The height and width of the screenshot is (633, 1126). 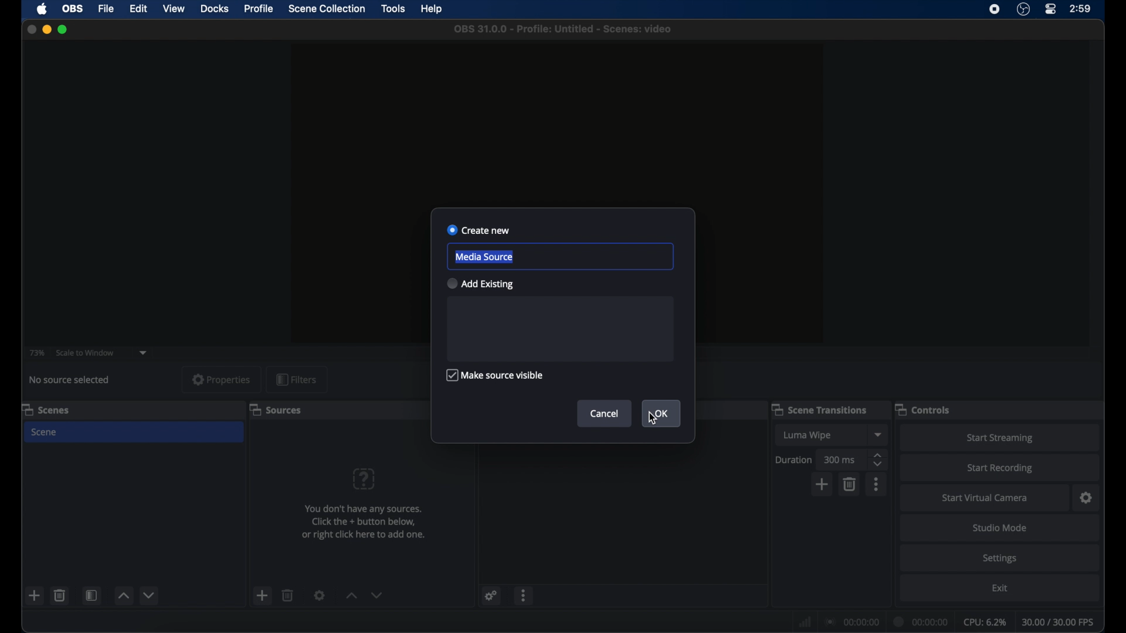 I want to click on info, so click(x=365, y=522).